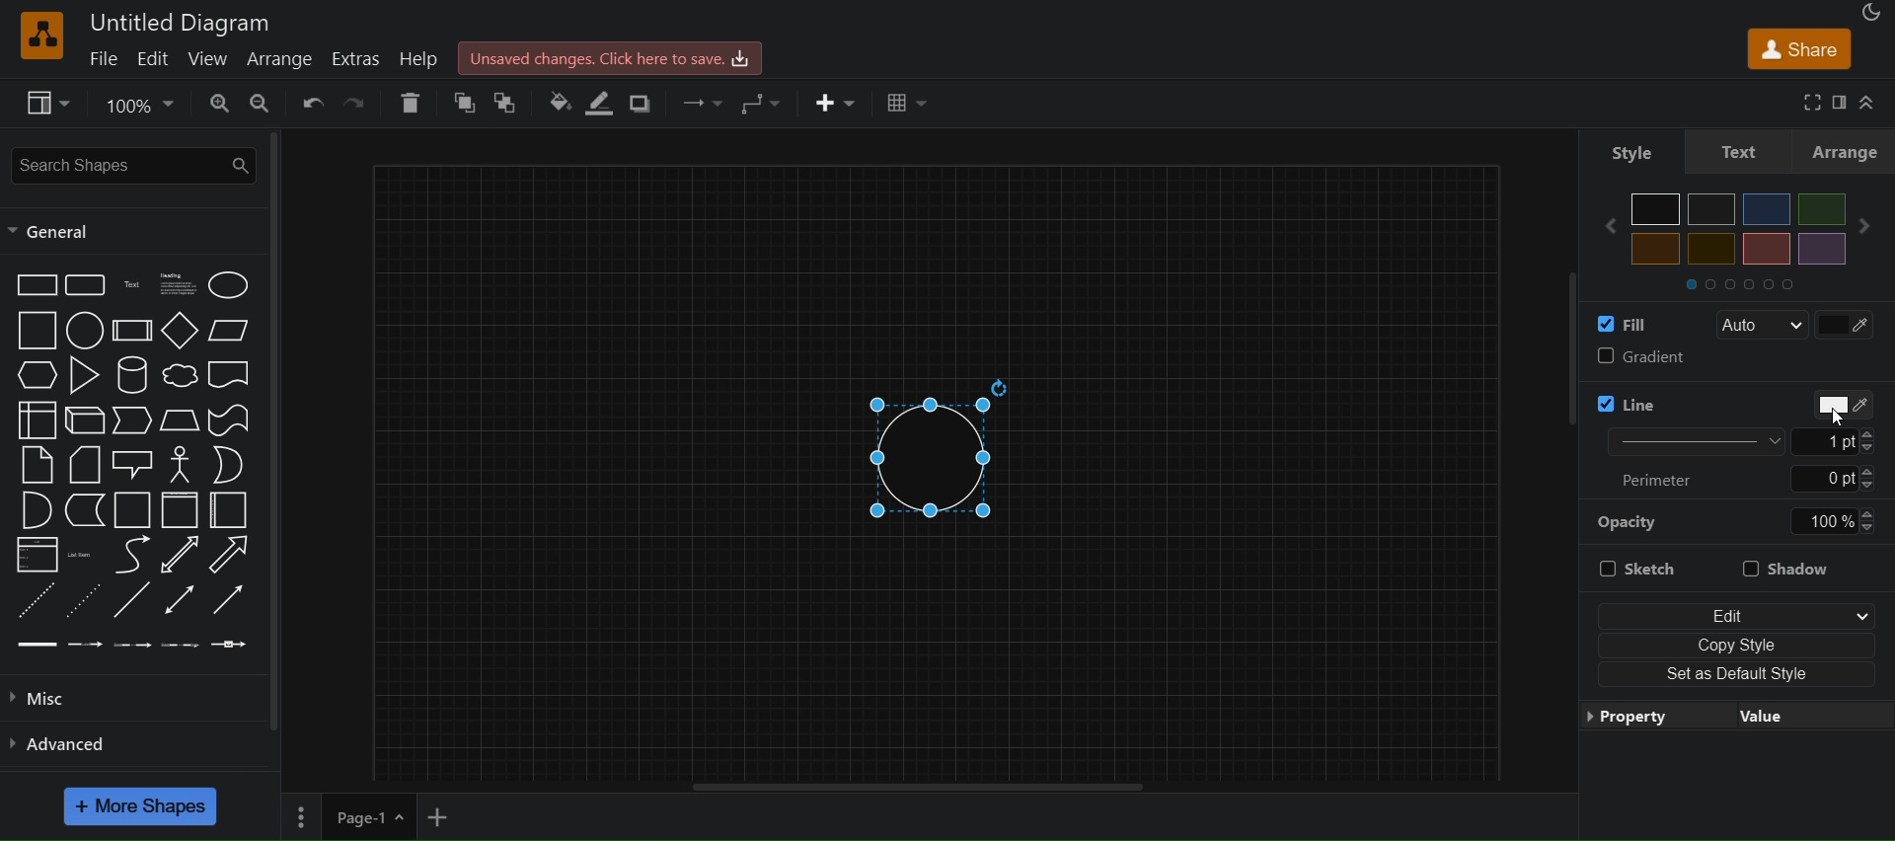  What do you see at coordinates (1617, 323) in the screenshot?
I see `fill color` at bounding box center [1617, 323].